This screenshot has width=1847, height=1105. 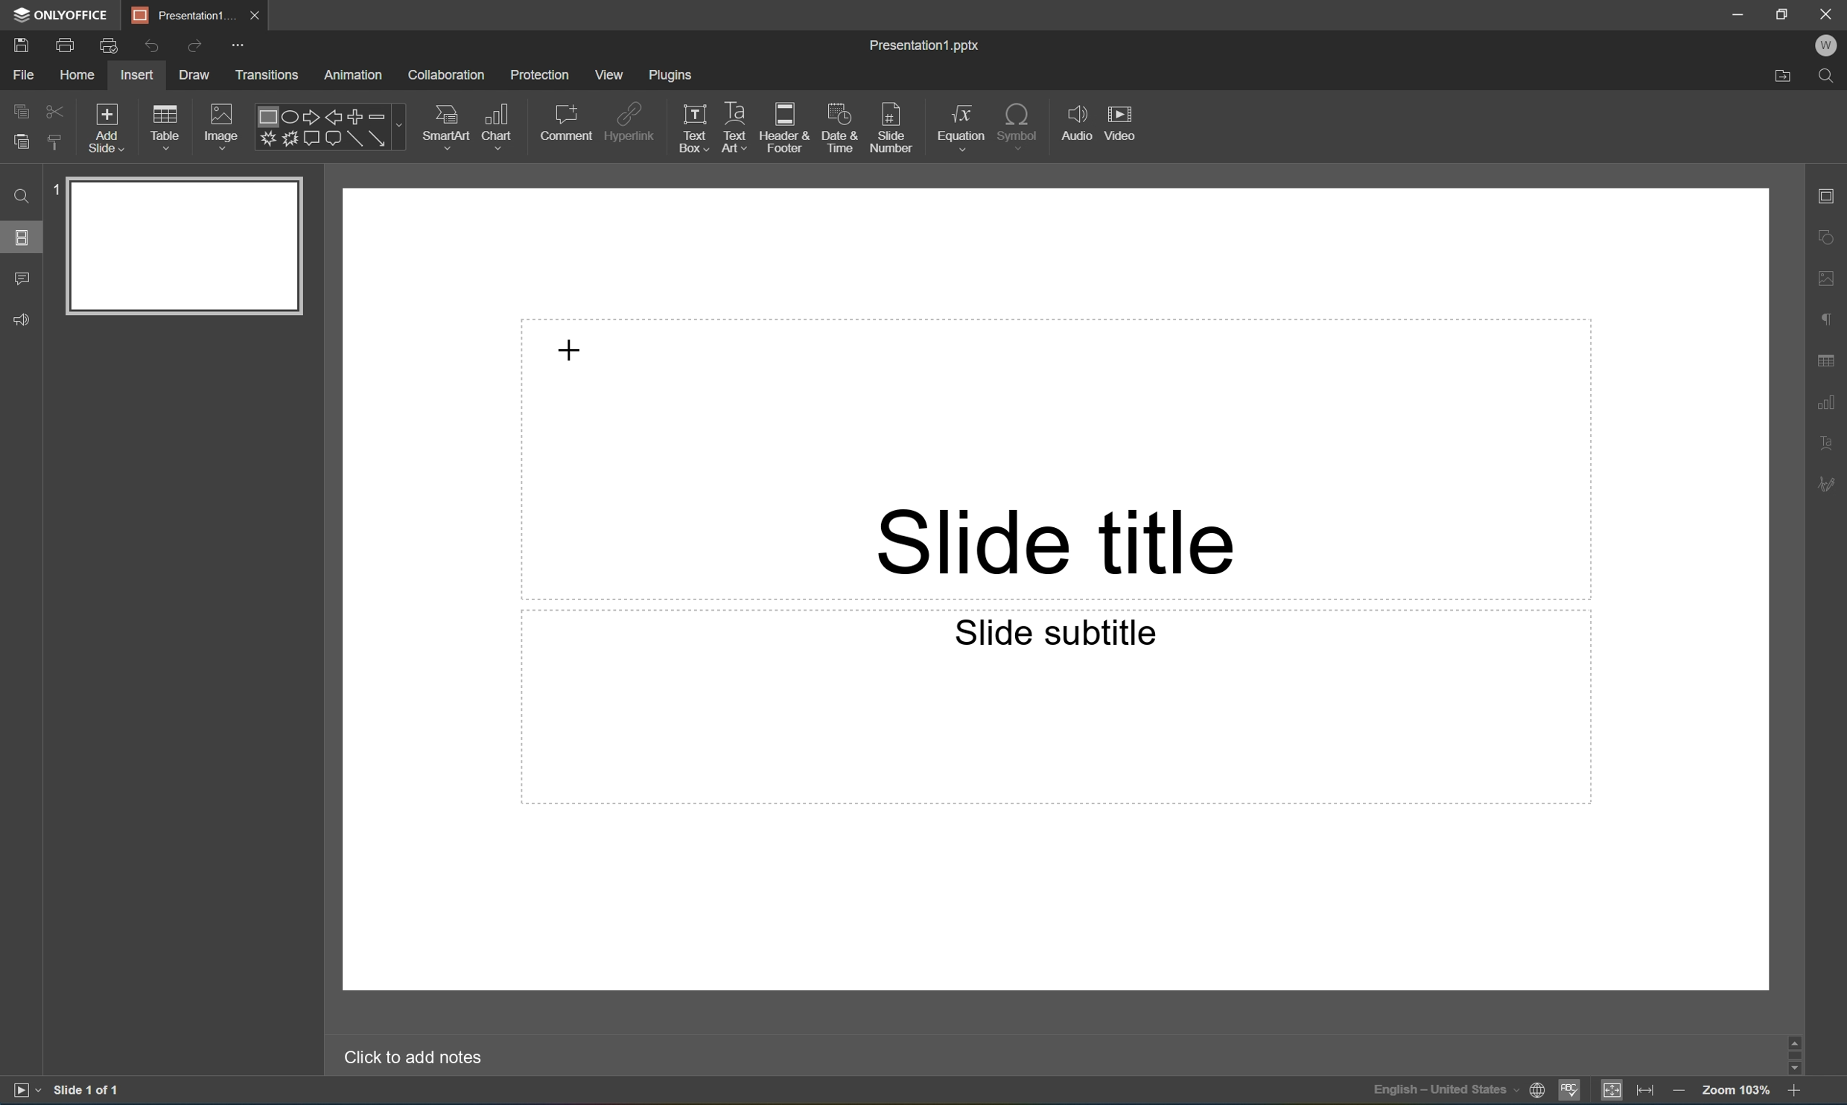 I want to click on File, so click(x=23, y=74).